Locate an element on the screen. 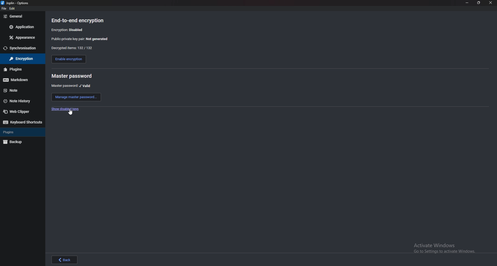 The width and height of the screenshot is (497, 266). web clipper is located at coordinates (21, 111).